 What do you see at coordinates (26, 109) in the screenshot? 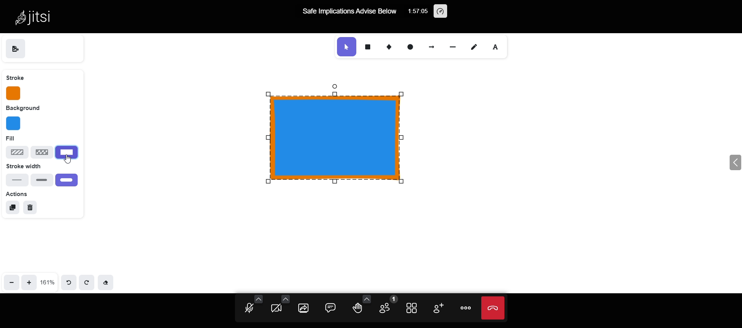
I see `background` at bounding box center [26, 109].